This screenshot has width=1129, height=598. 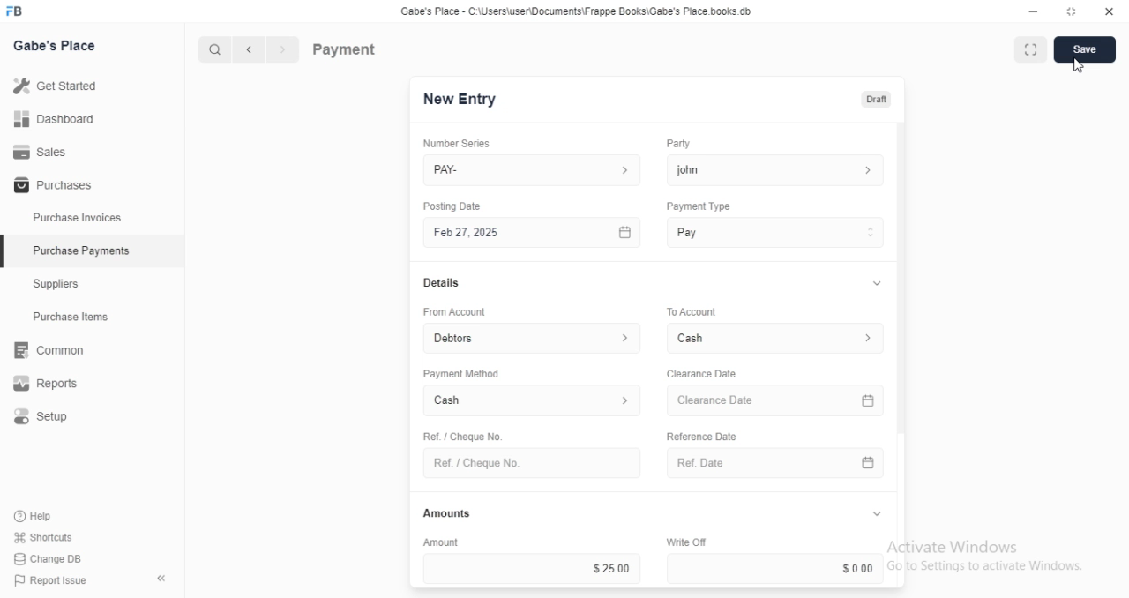 I want to click on Ret. / Cheque No., so click(x=460, y=435).